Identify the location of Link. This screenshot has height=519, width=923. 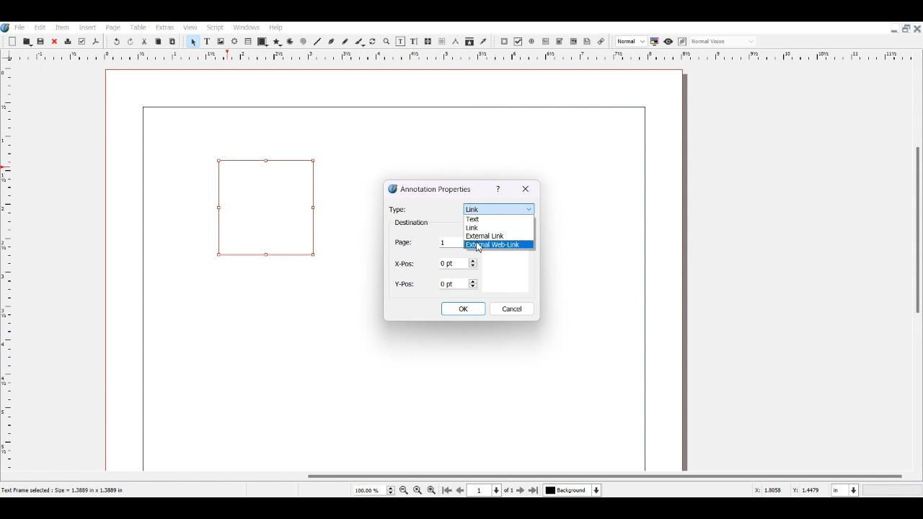
(484, 228).